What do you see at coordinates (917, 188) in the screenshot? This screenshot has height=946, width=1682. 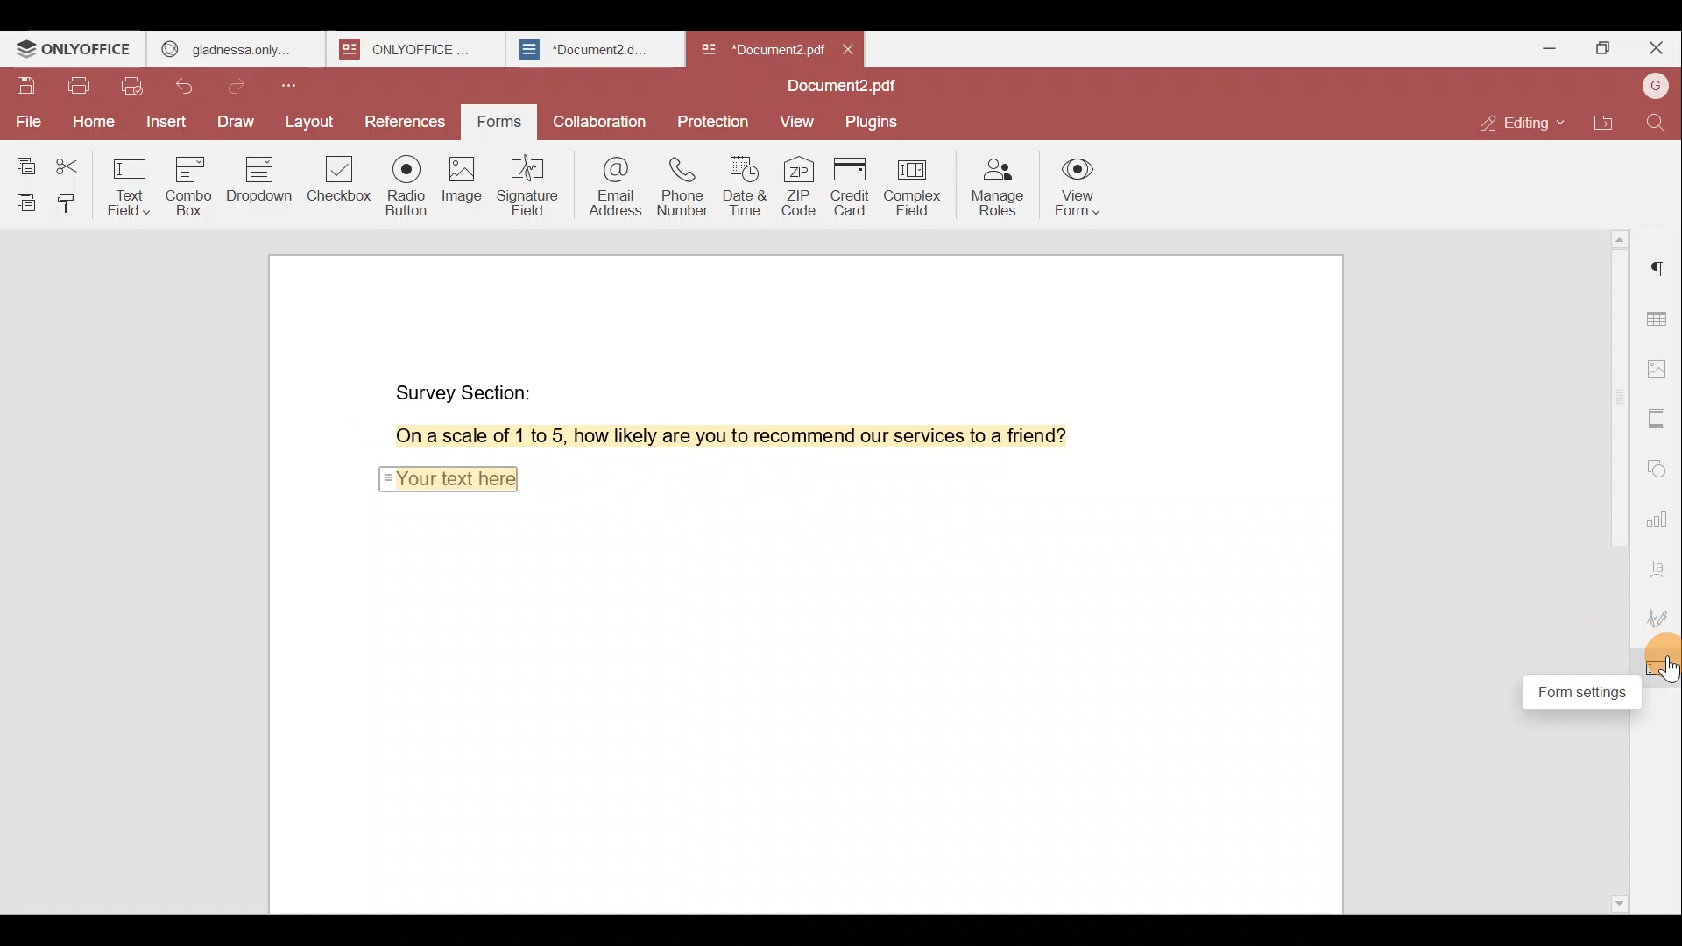 I see `Complex field` at bounding box center [917, 188].